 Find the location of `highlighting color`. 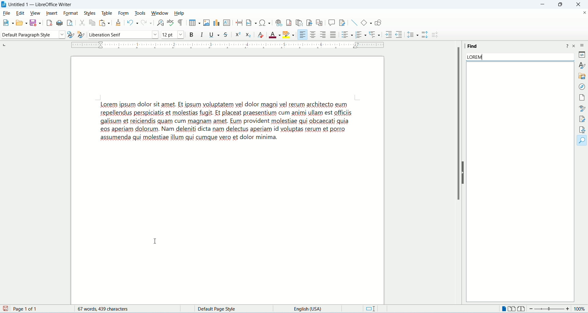

highlighting color is located at coordinates (289, 34).